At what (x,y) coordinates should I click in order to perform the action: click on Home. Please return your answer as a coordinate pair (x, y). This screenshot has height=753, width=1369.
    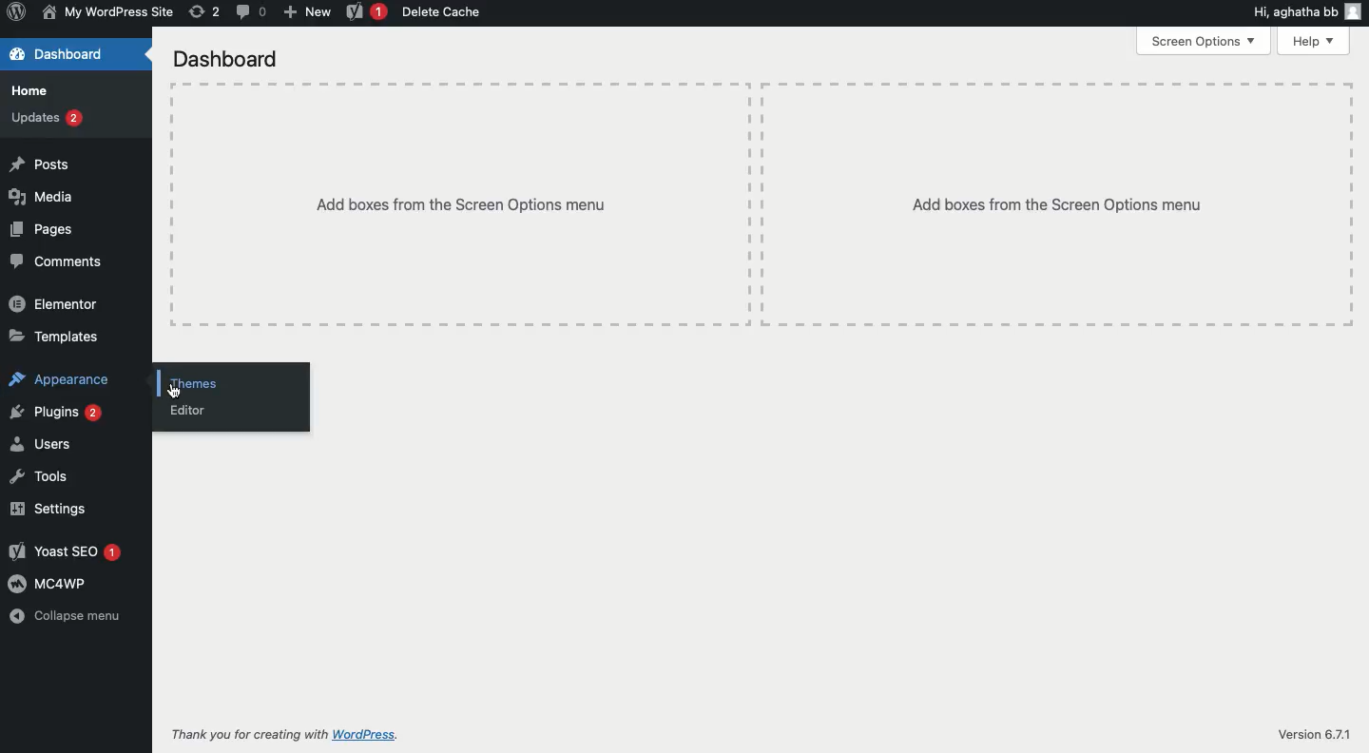
    Looking at the image, I should click on (29, 90).